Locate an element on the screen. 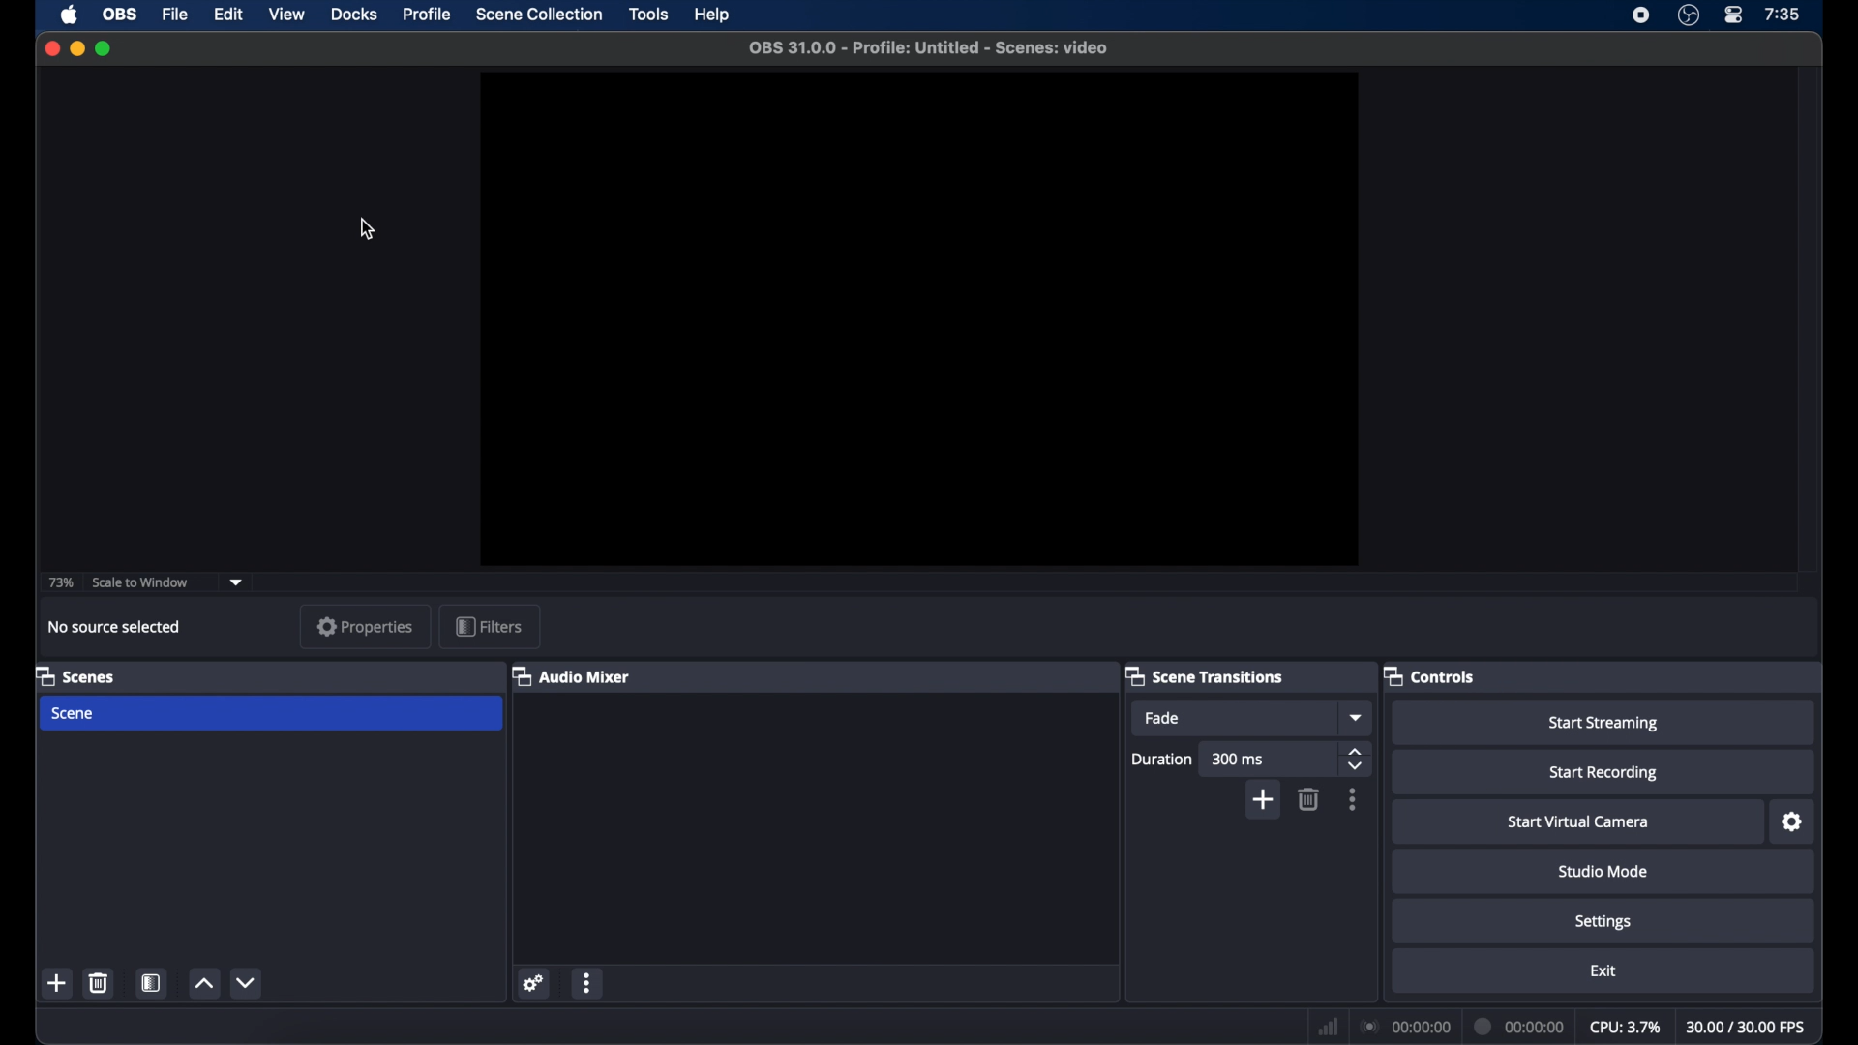 This screenshot has width=1858, height=1045. more options is located at coordinates (1353, 799).